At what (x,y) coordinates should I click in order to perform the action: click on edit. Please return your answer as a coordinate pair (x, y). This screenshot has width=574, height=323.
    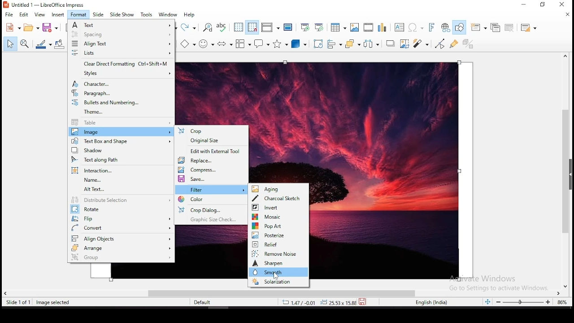
    Looking at the image, I should click on (25, 15).